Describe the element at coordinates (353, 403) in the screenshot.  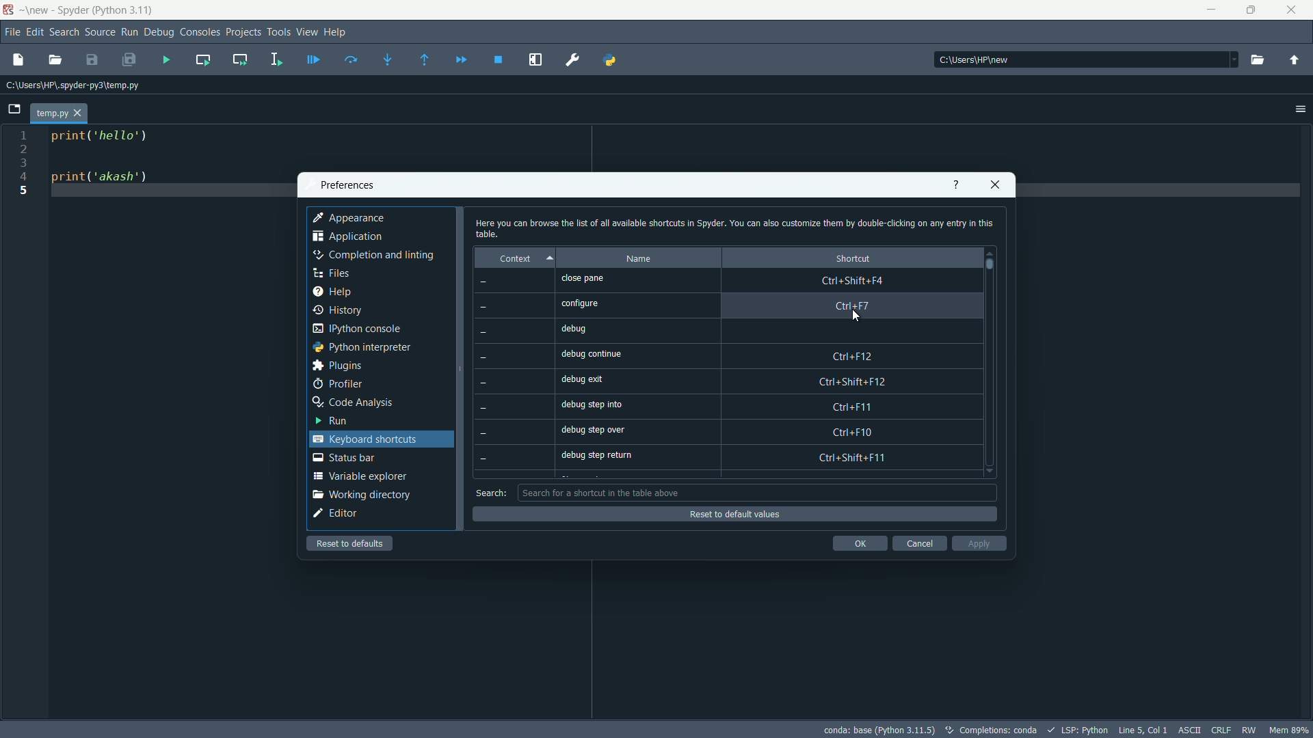
I see `code analysis` at that location.